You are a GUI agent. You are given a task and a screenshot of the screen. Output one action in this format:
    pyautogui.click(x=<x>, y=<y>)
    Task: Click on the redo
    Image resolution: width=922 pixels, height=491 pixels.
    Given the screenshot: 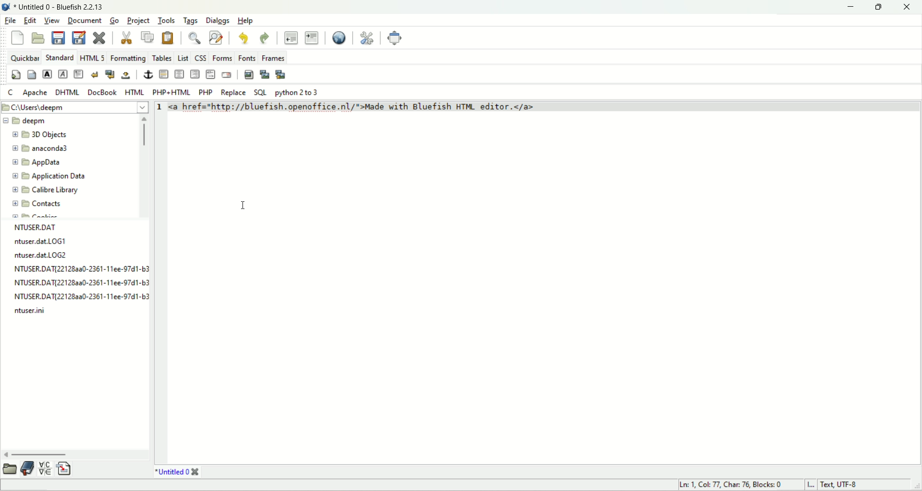 What is the action you would take?
    pyautogui.click(x=265, y=38)
    